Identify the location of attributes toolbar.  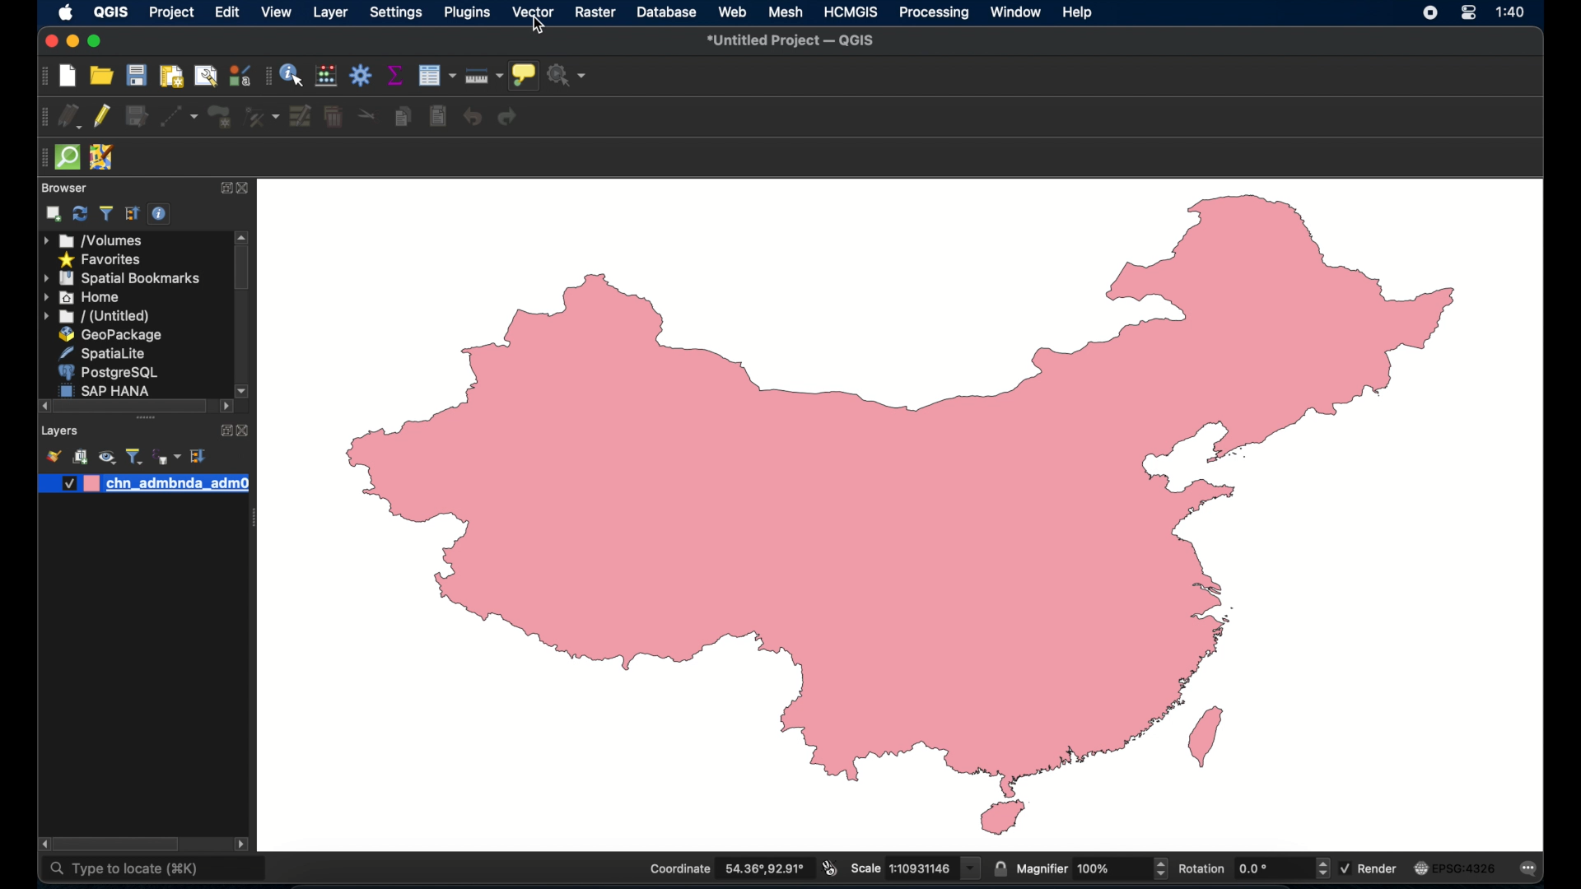
(266, 77).